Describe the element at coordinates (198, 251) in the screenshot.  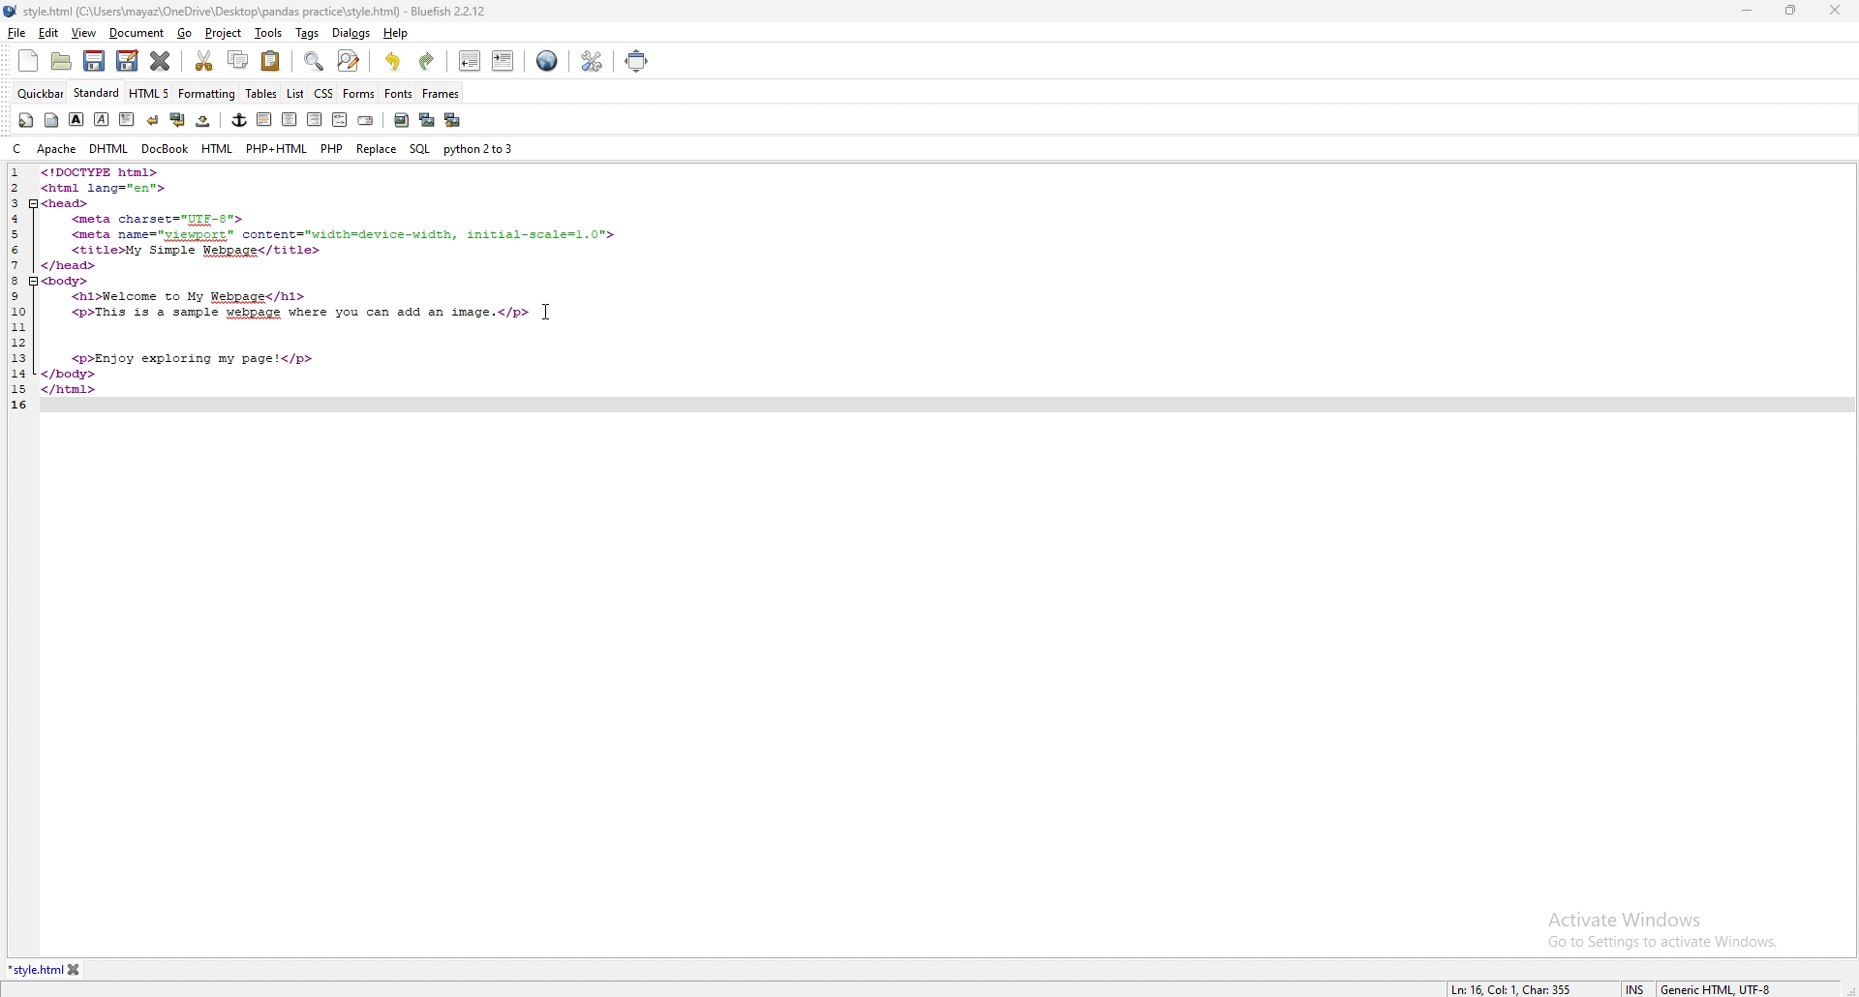
I see `<title>My Simple Webpage</title>` at that location.